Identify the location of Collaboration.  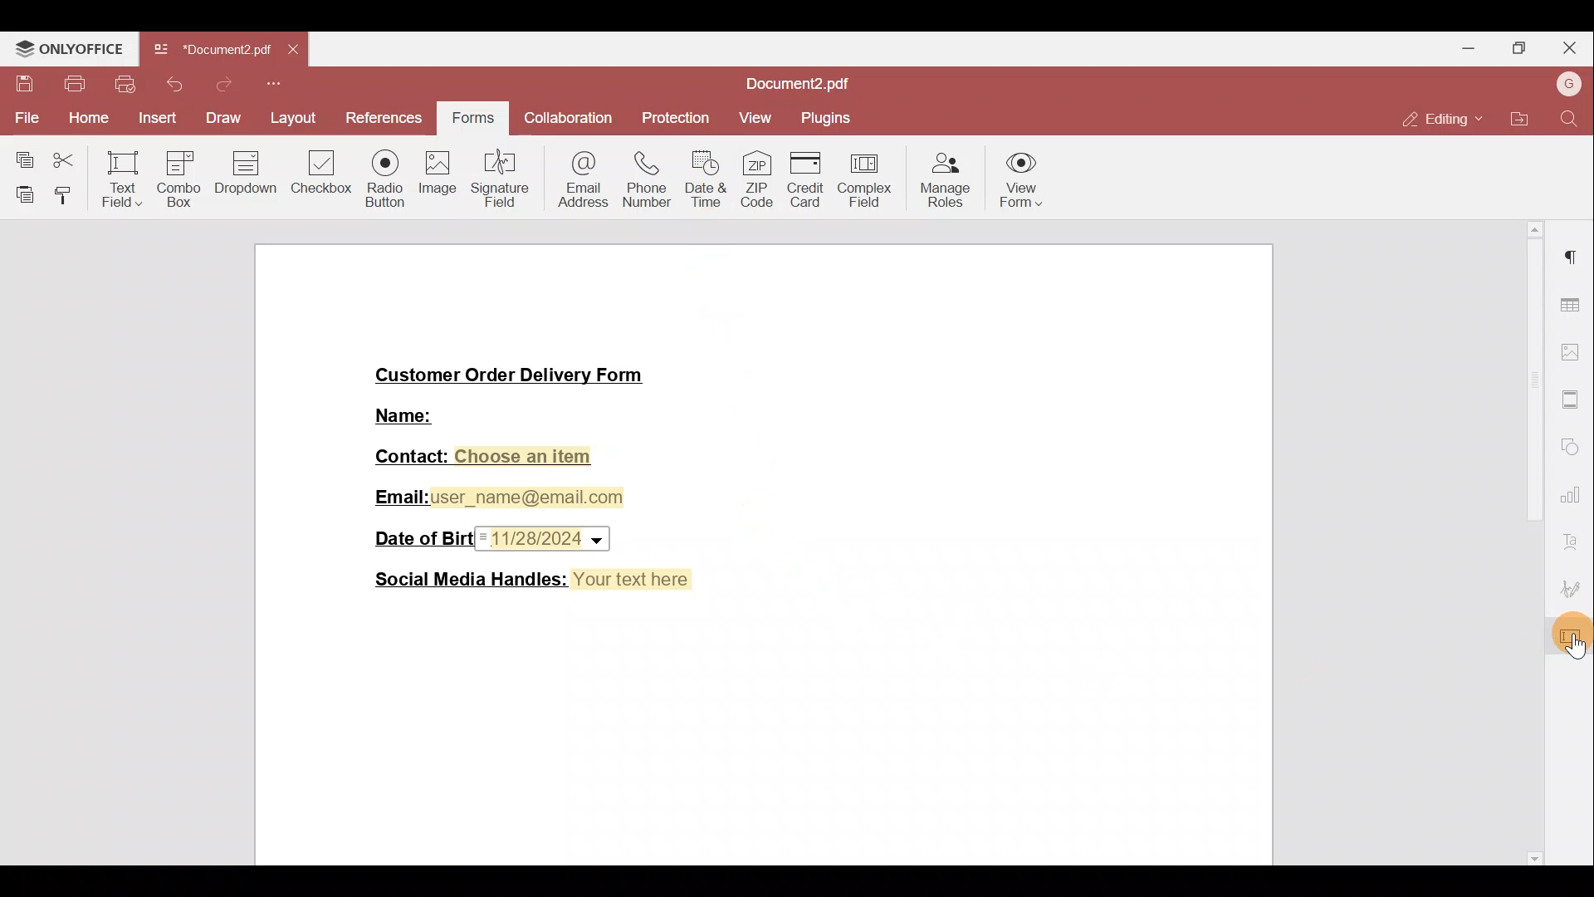
(565, 120).